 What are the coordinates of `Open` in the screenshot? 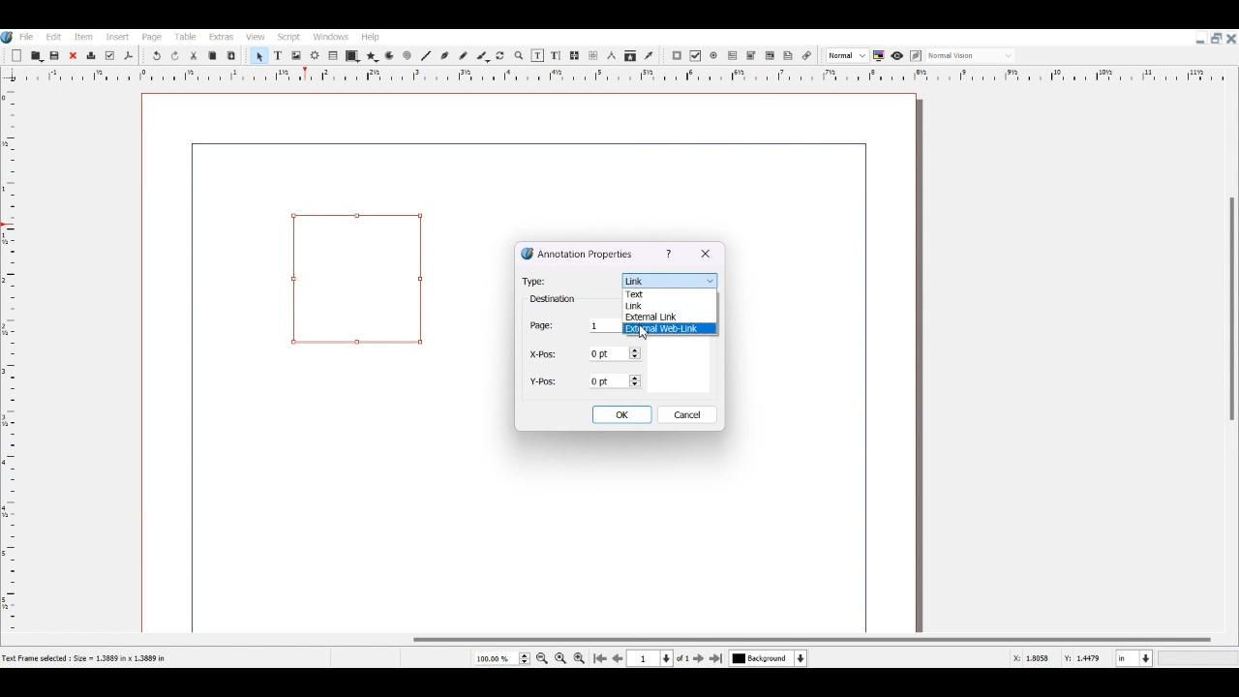 It's located at (38, 55).